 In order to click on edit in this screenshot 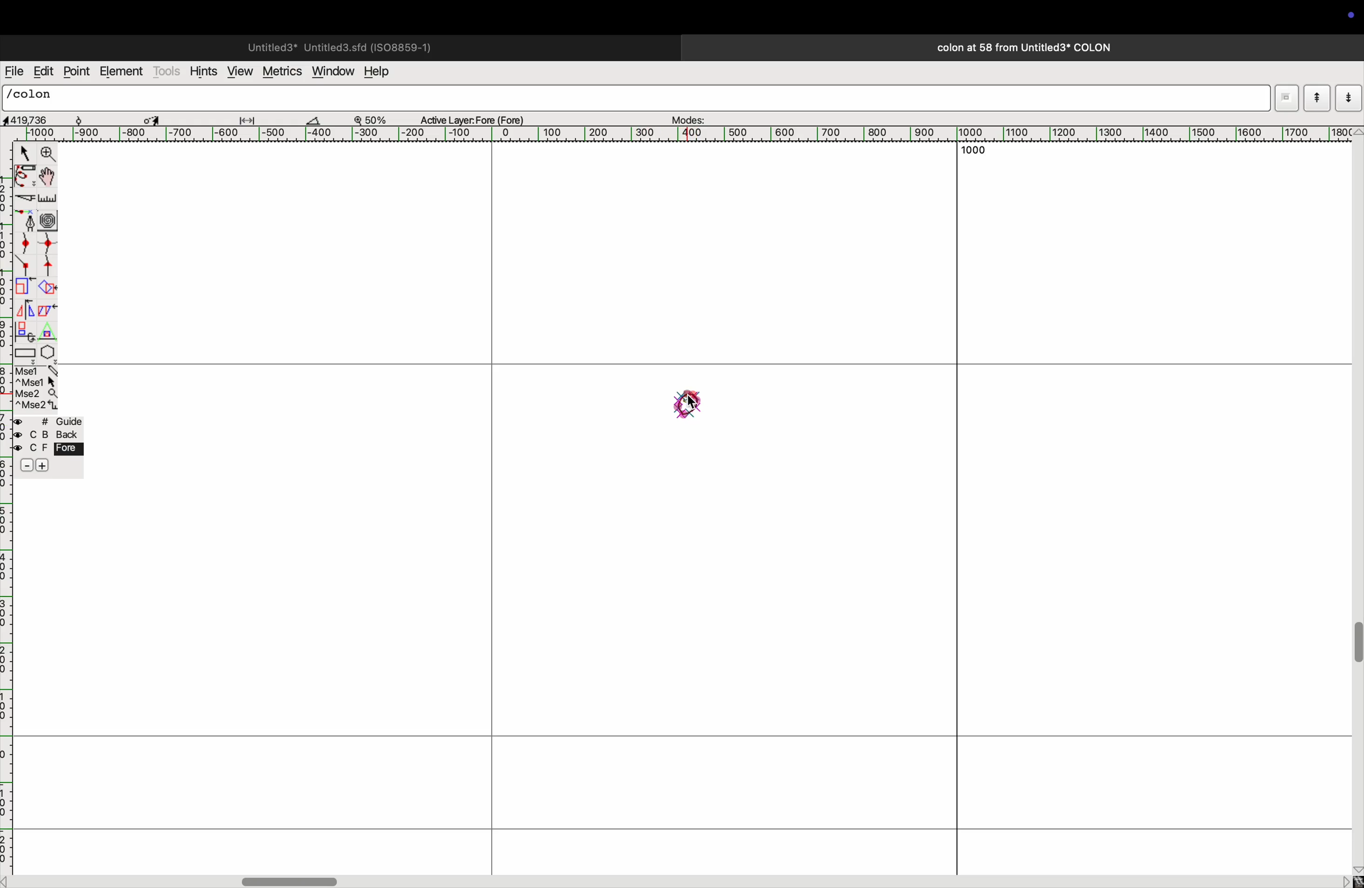, I will do `click(43, 71)`.